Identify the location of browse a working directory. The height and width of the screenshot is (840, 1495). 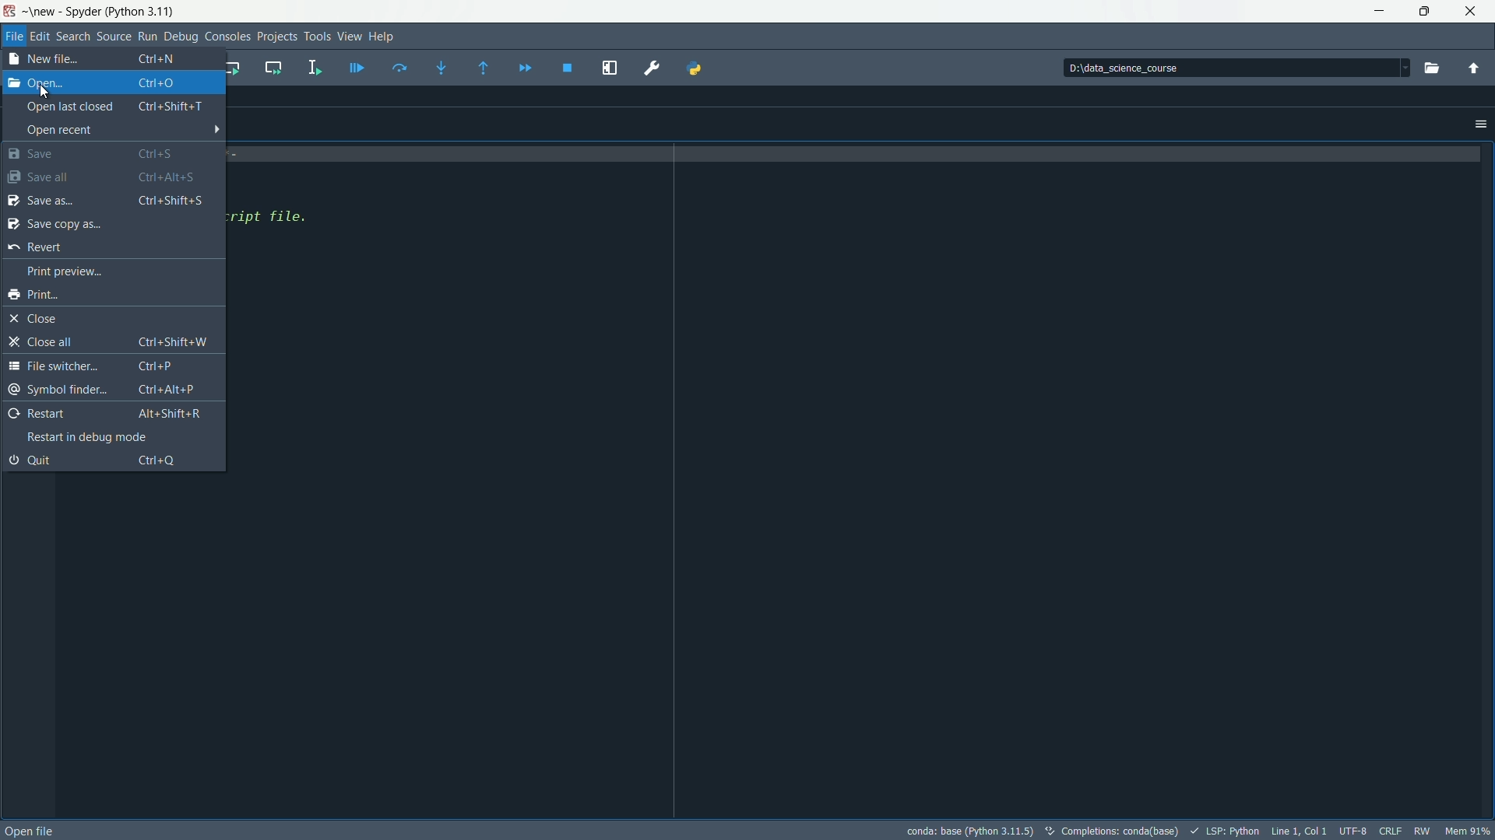
(1430, 67).